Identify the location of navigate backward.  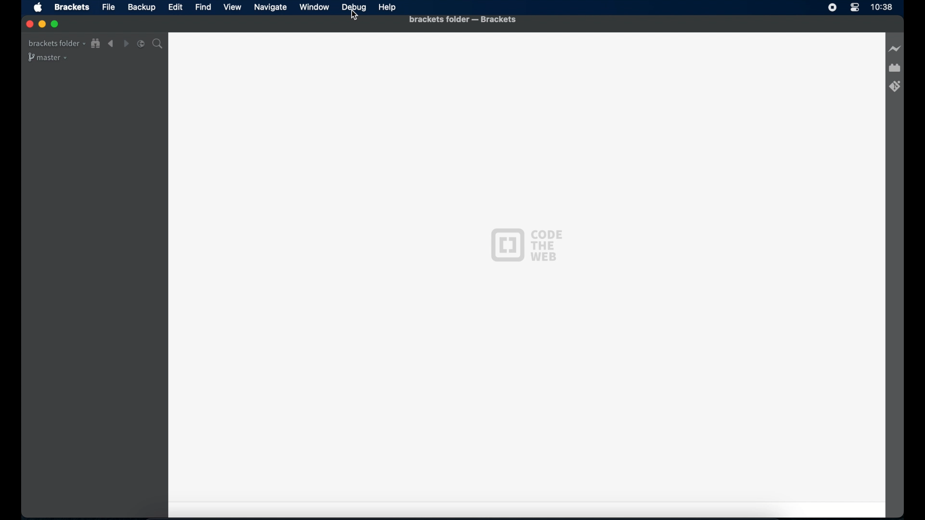
(111, 44).